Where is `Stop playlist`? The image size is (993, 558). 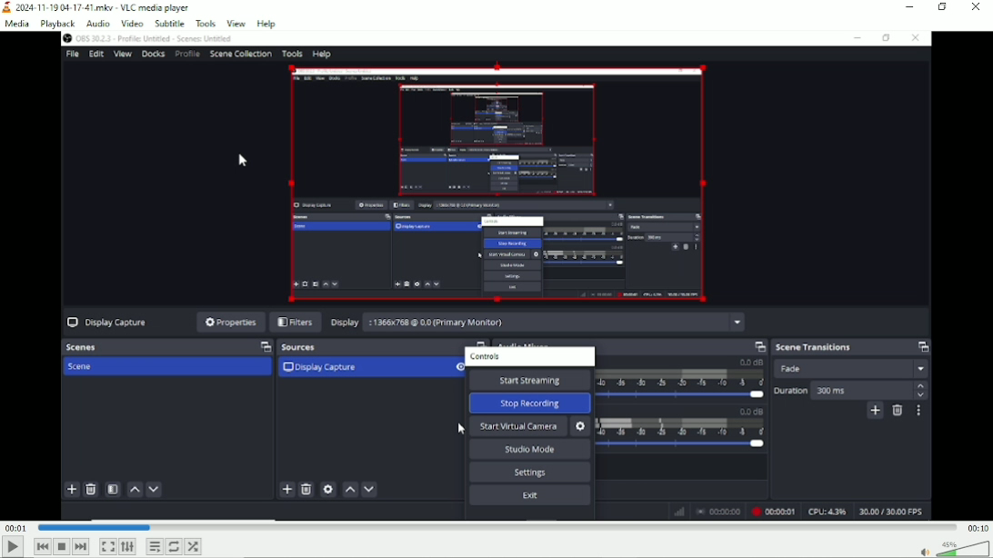 Stop playlist is located at coordinates (64, 547).